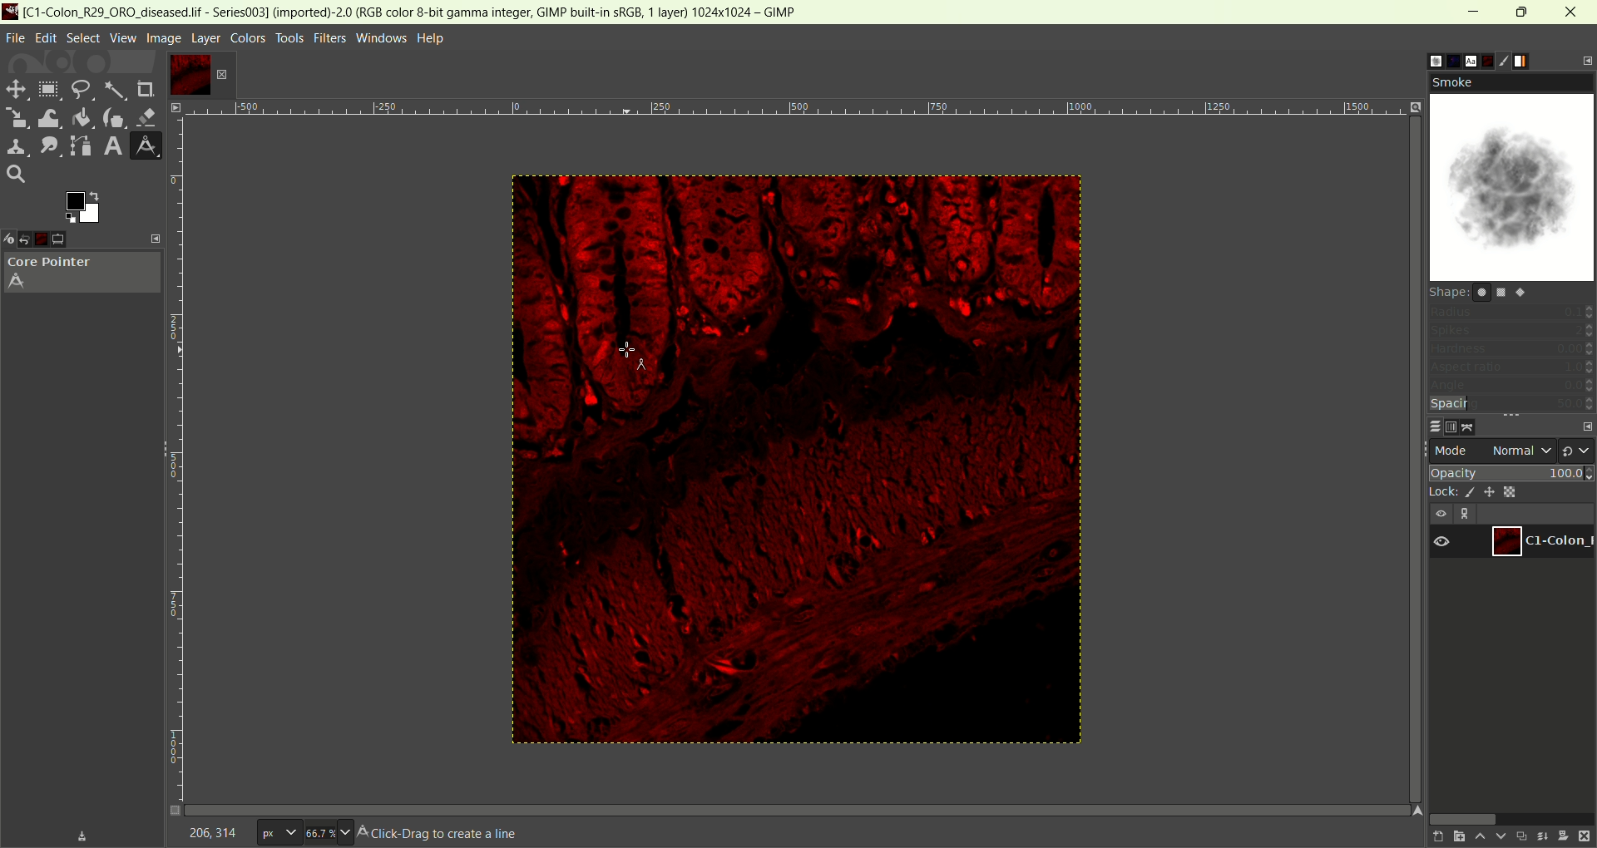 The height and width of the screenshot is (848, 1597). I want to click on smudge tool, so click(46, 145).